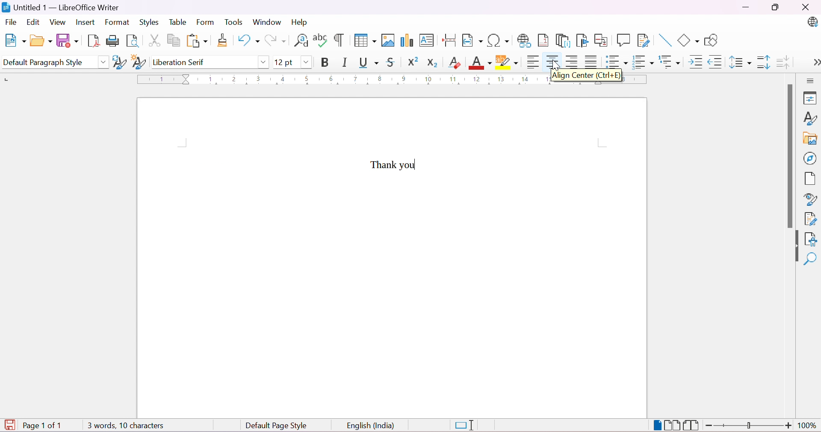  Describe the element at coordinates (299, 22) in the screenshot. I see `Help` at that location.